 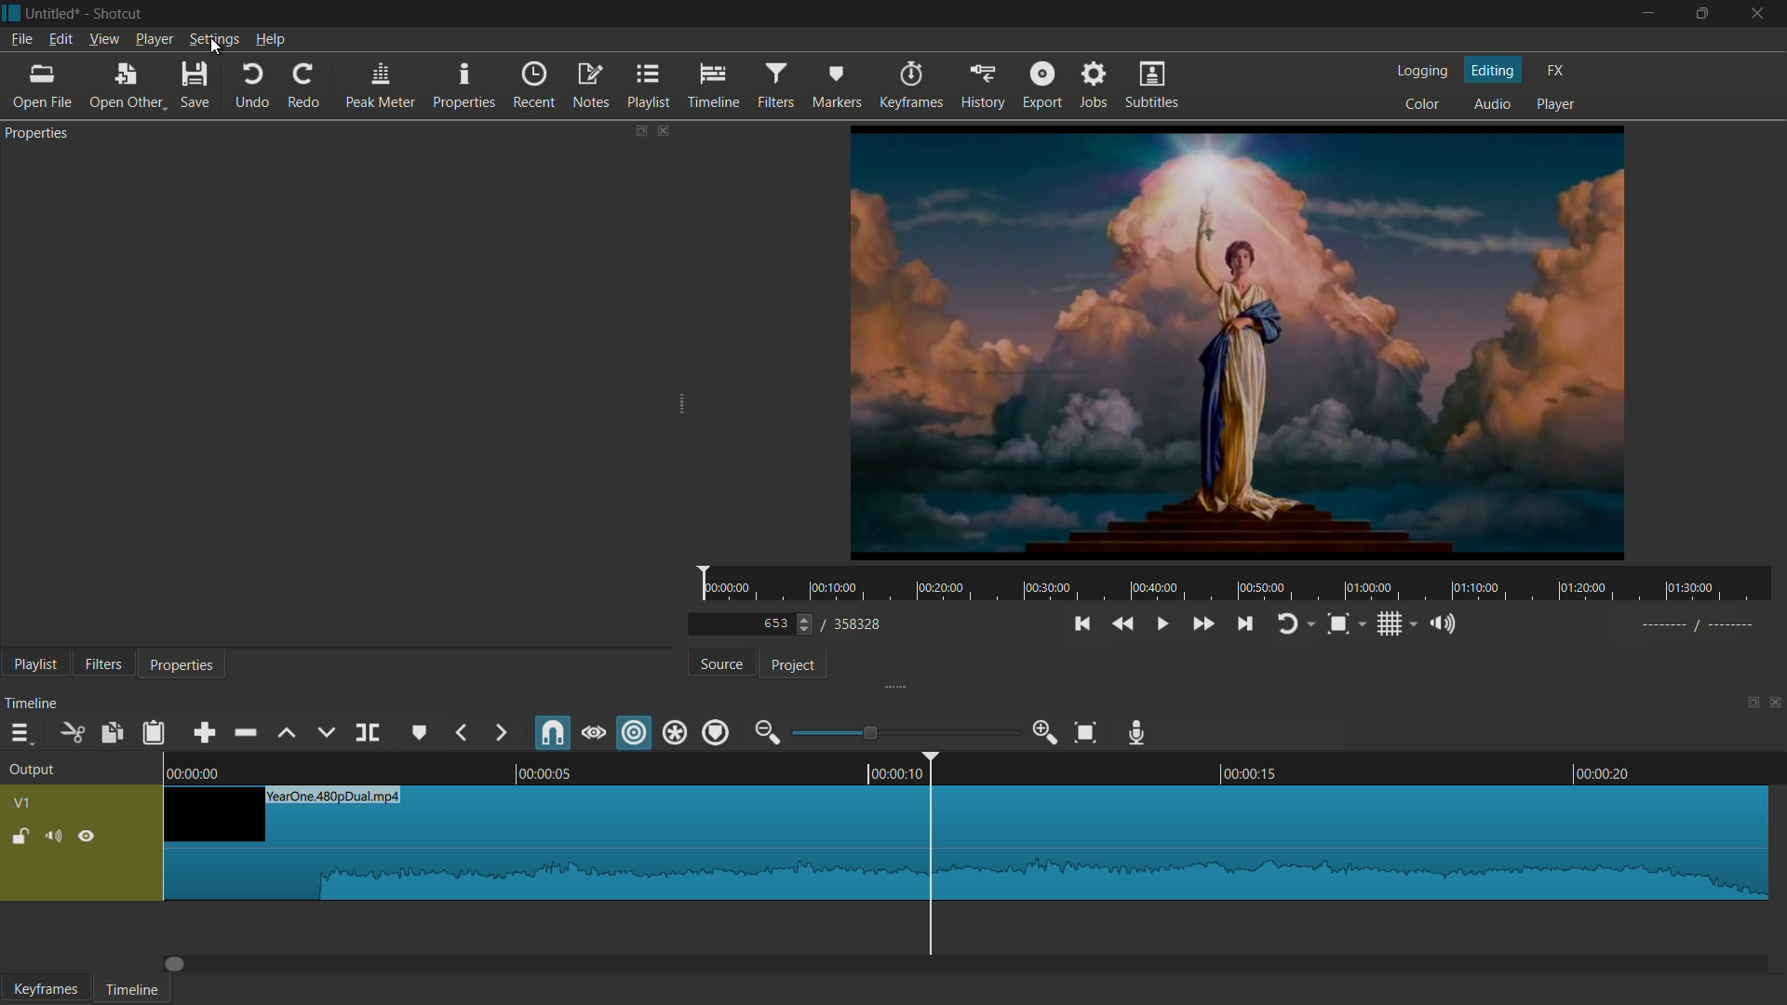 I want to click on split at playhead, so click(x=370, y=730).